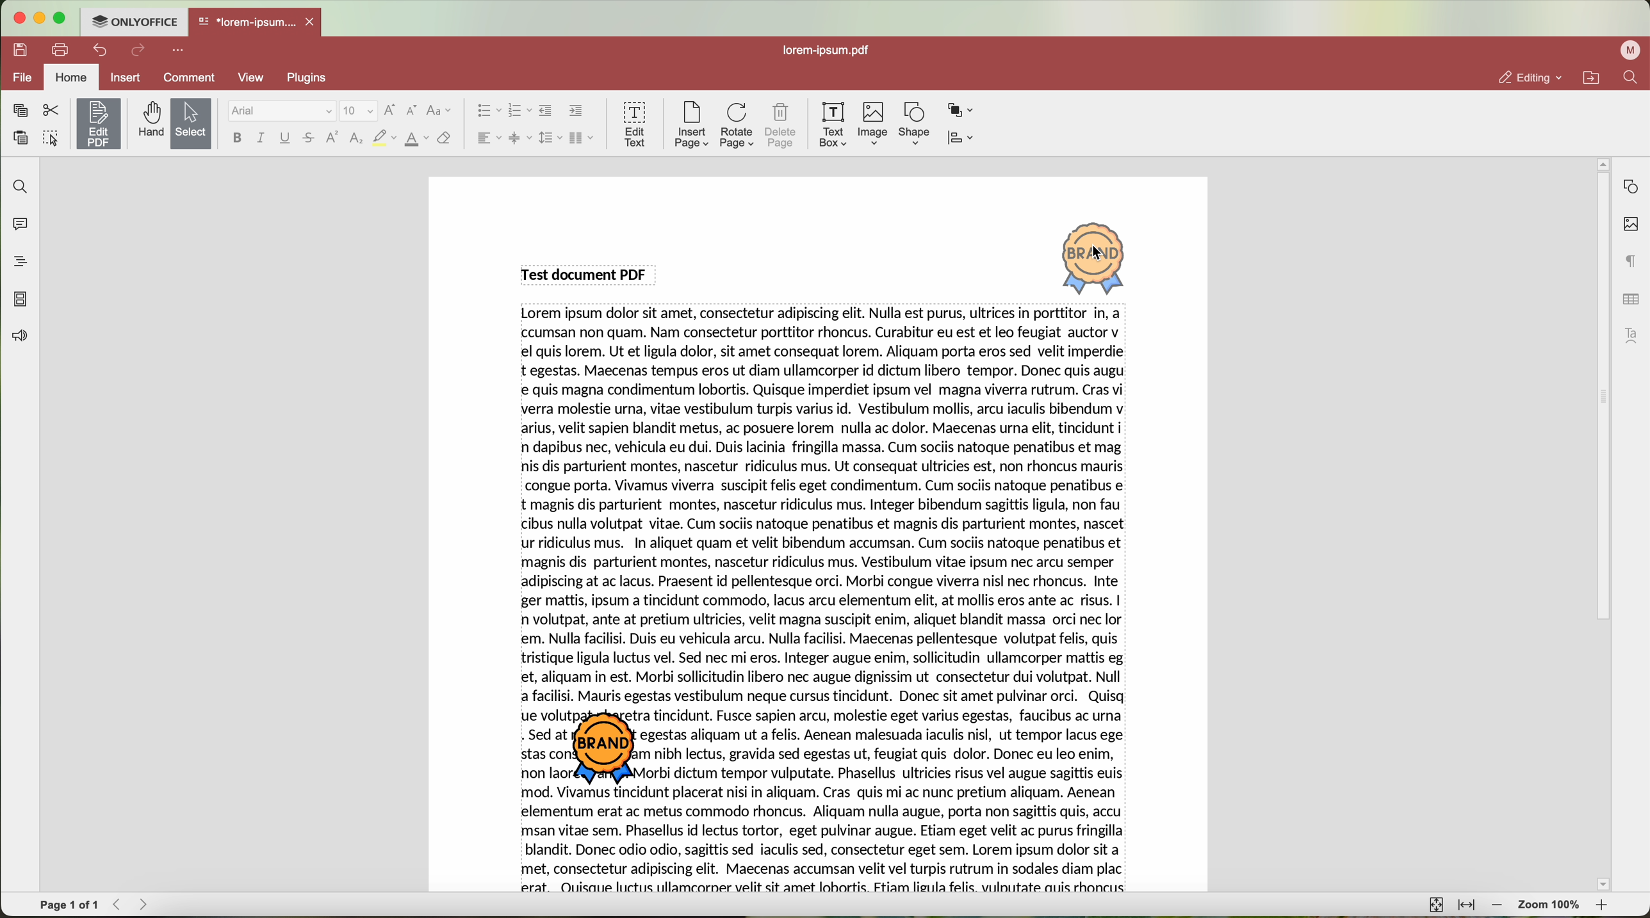 The image size is (1650, 918). What do you see at coordinates (17, 186) in the screenshot?
I see `find` at bounding box center [17, 186].